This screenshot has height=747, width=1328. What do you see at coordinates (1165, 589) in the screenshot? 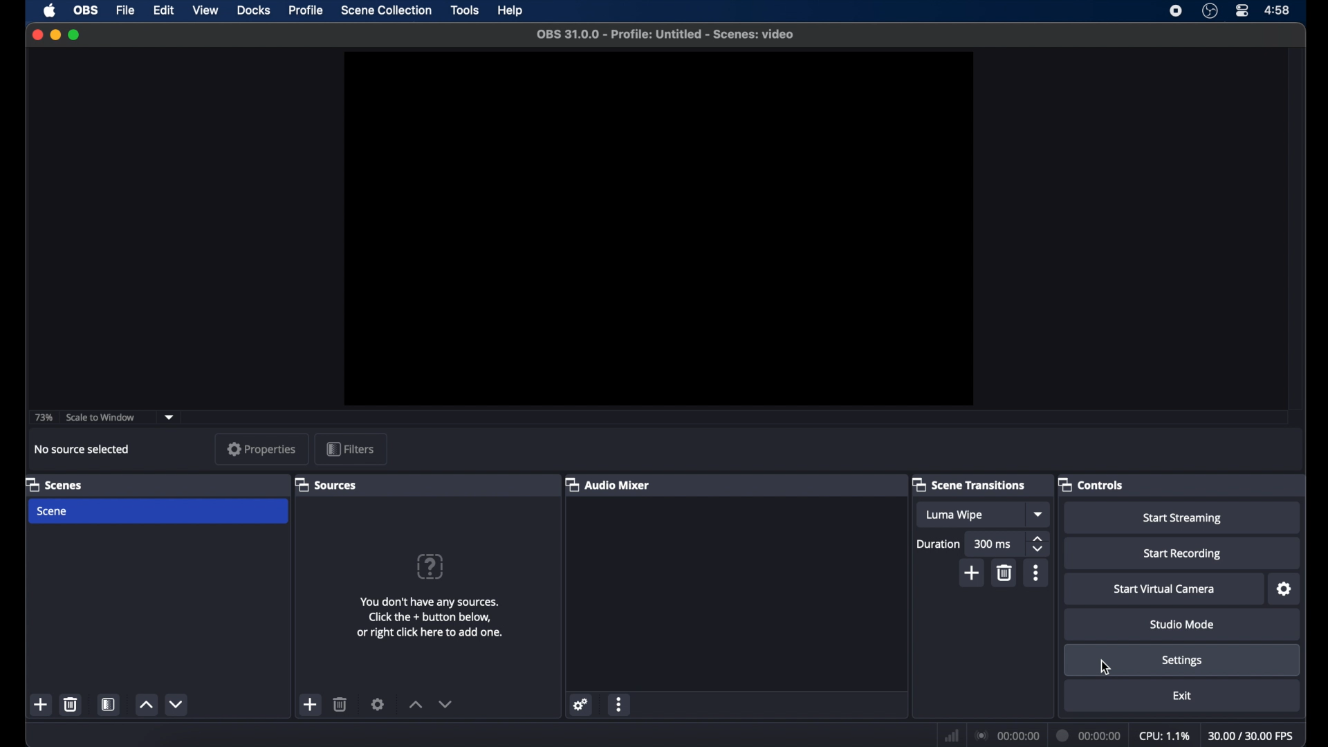
I see `start virtual camera` at bounding box center [1165, 589].